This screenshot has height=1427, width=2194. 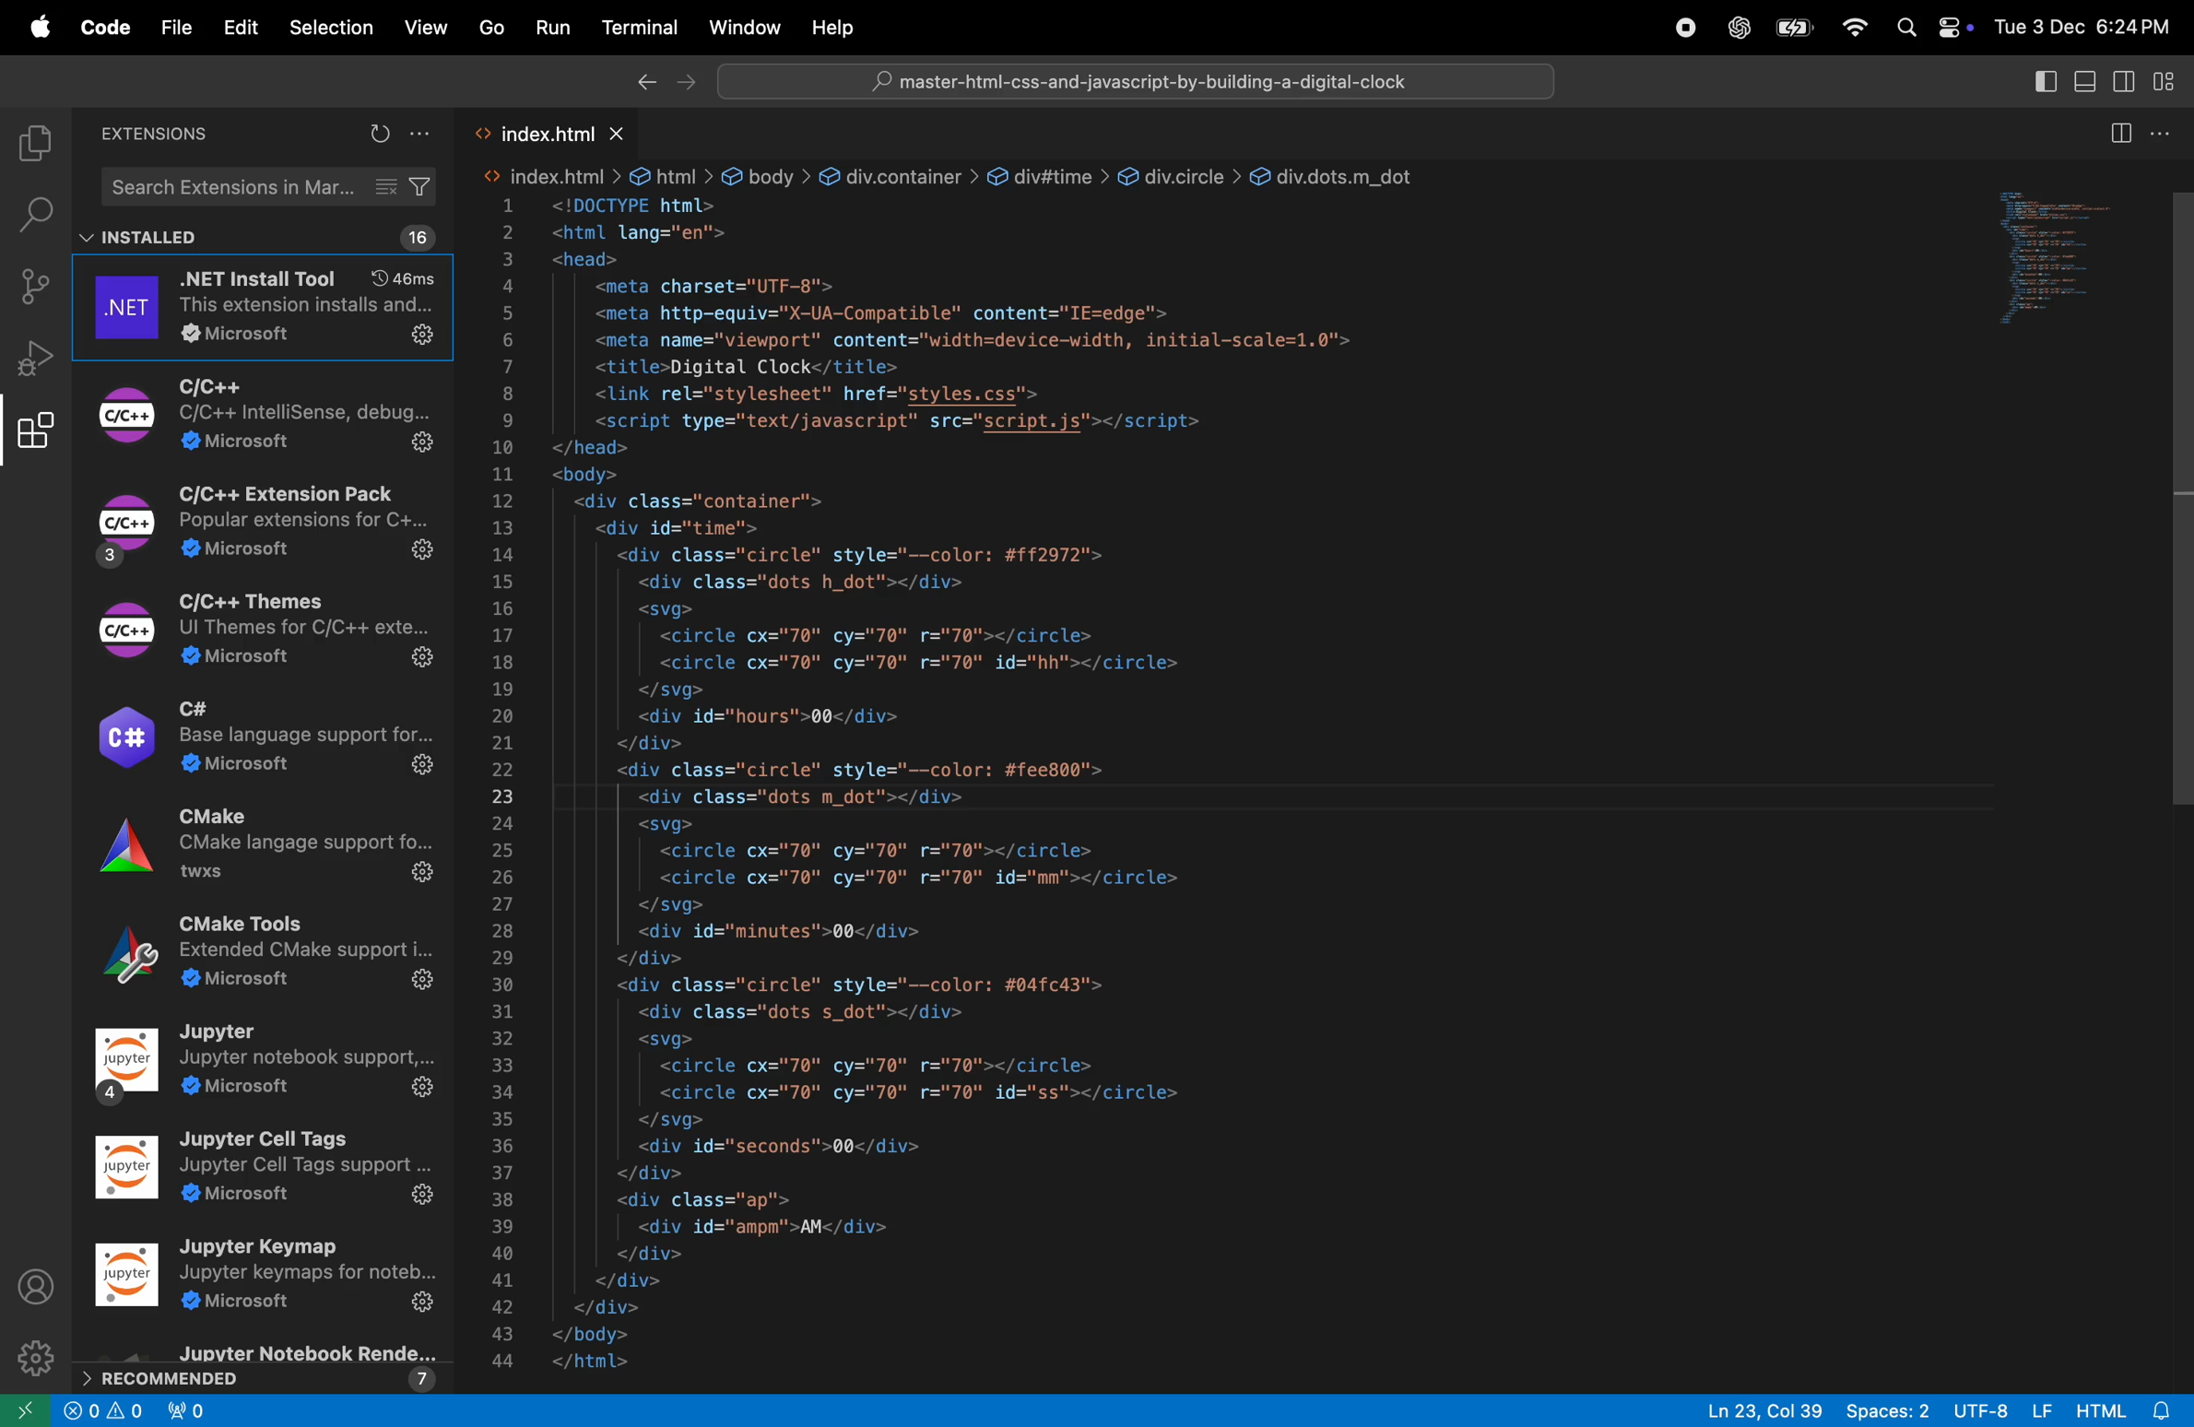 What do you see at coordinates (886, 172) in the screenshot?
I see `div.container` at bounding box center [886, 172].